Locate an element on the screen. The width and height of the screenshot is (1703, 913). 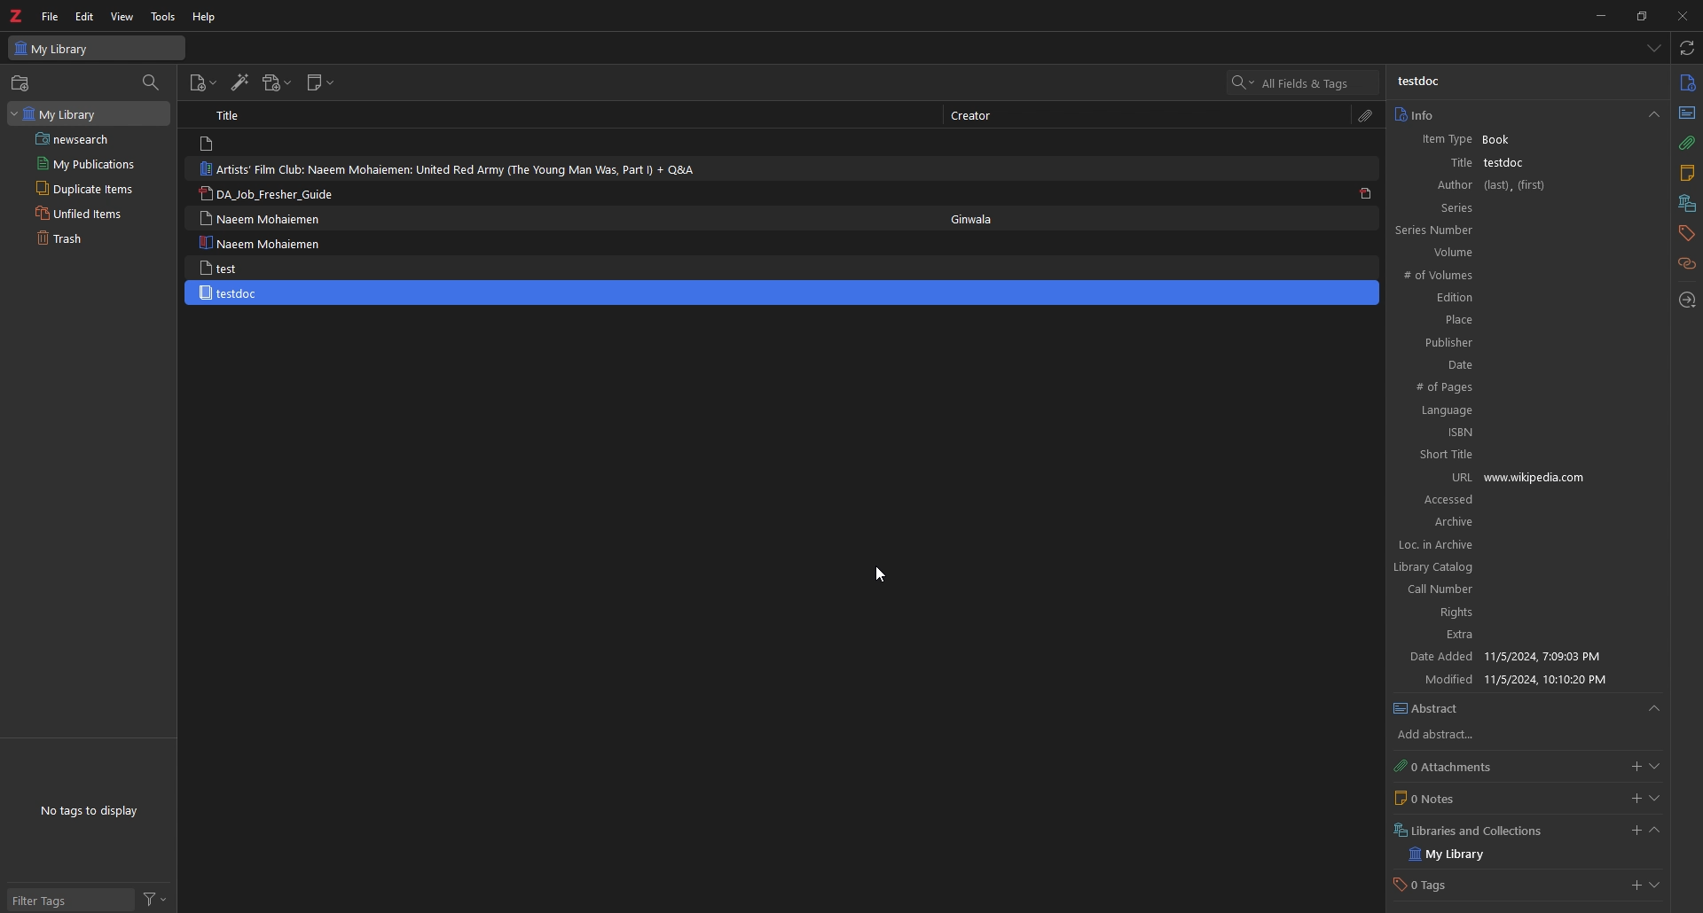
add libraries and collections is located at coordinates (1633, 831).